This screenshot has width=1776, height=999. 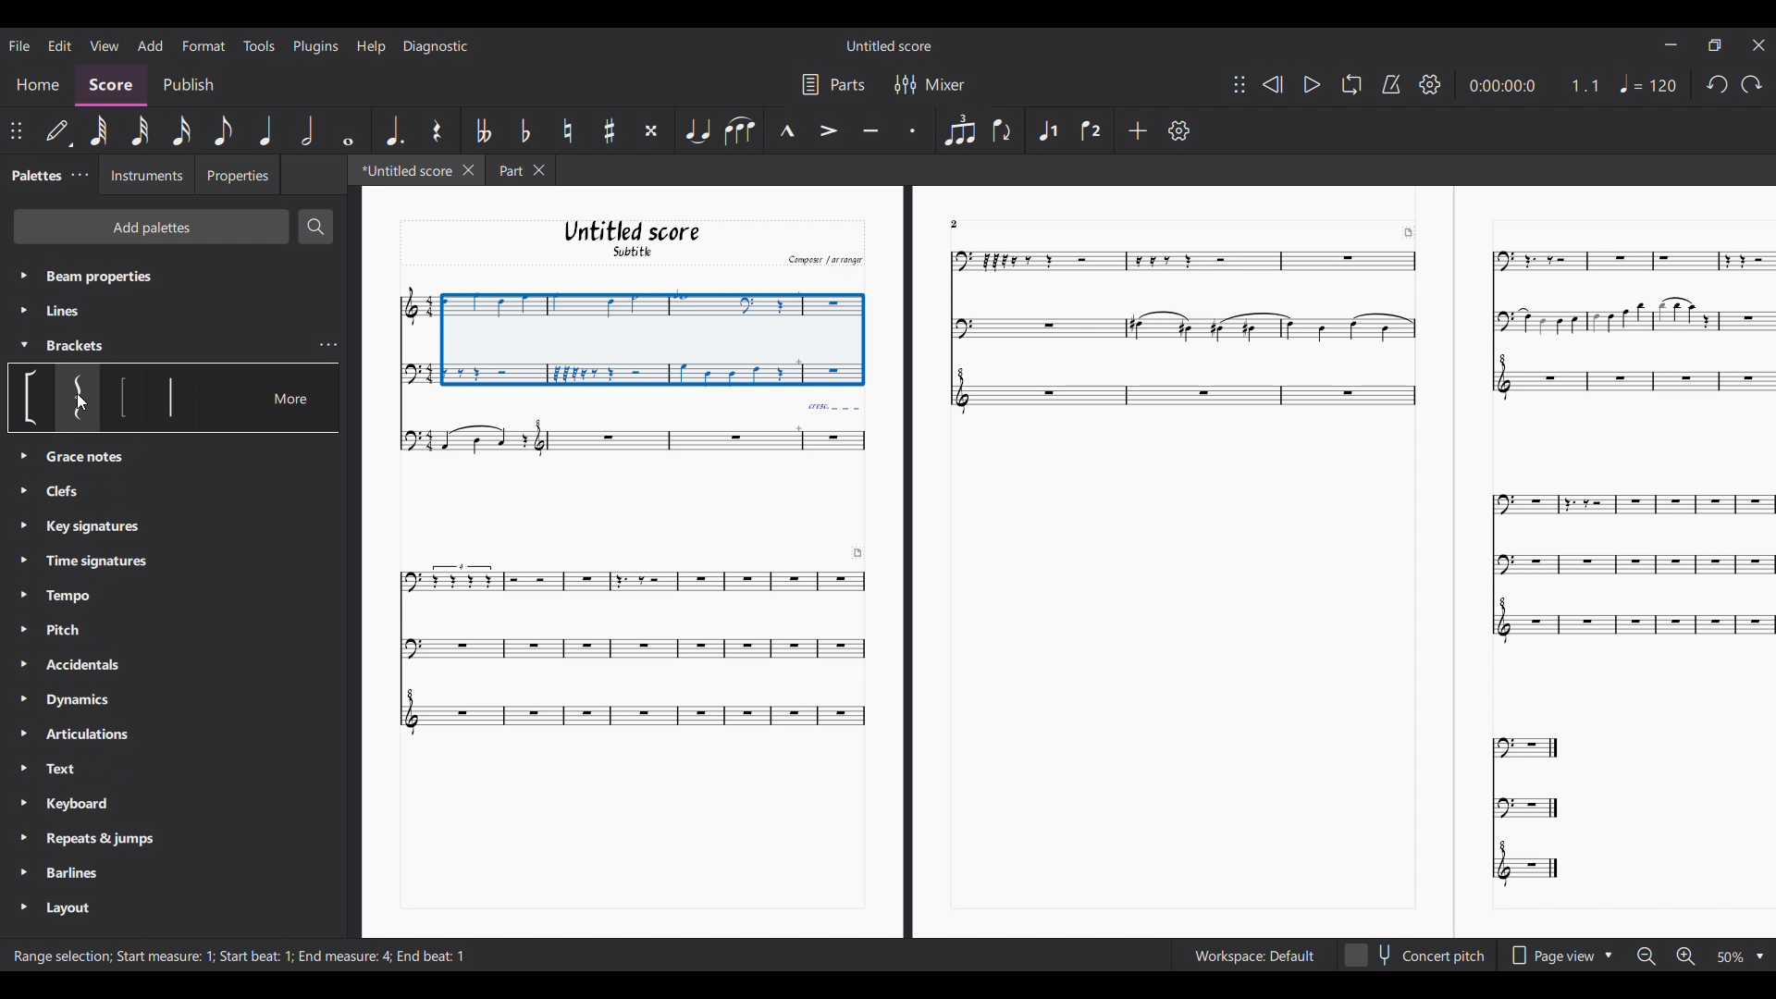 I want to click on Properties, so click(x=237, y=174).